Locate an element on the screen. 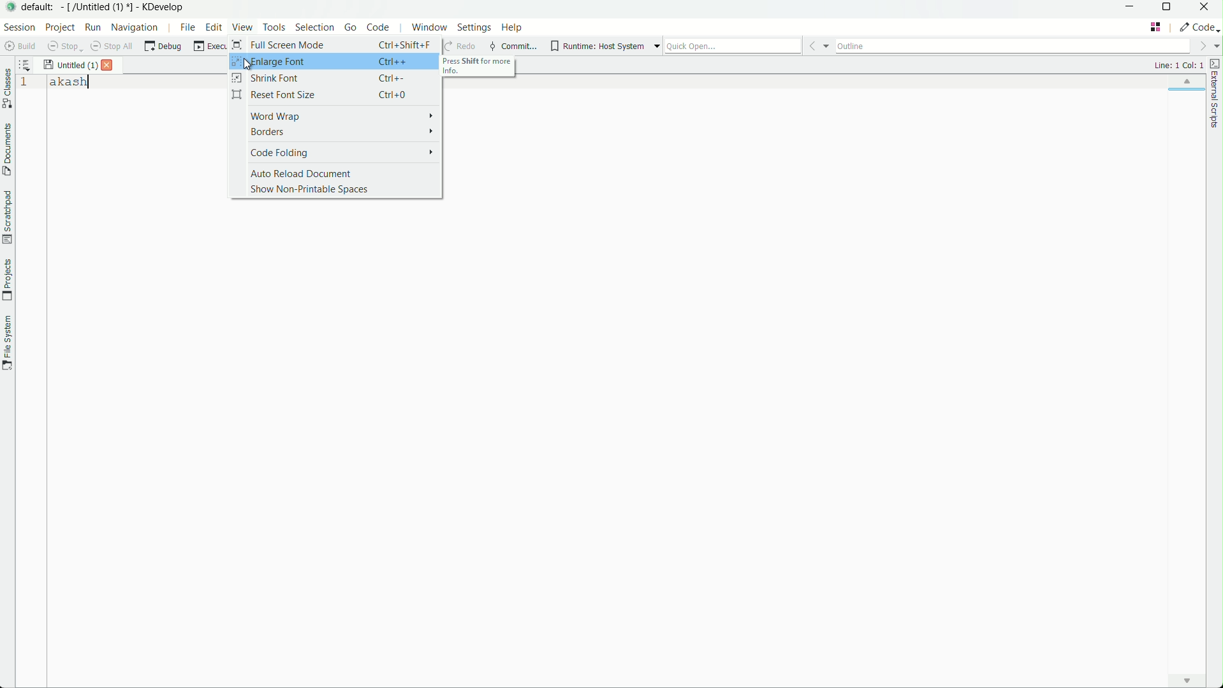 This screenshot has height=688, width=1223. edit is located at coordinates (215, 28).